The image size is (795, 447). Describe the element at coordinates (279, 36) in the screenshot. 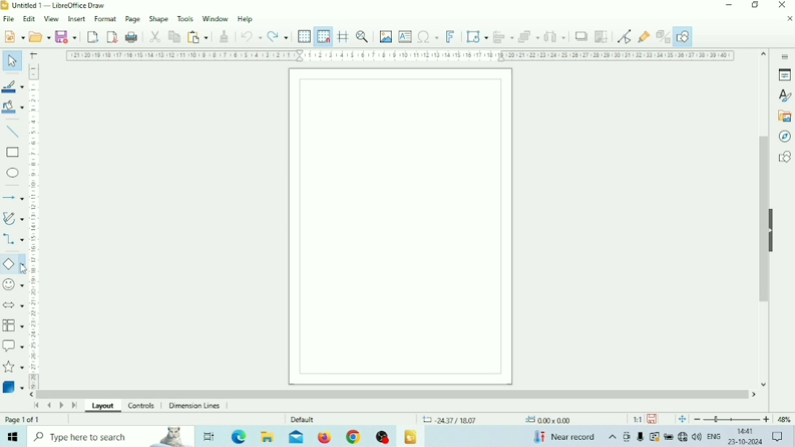

I see `Redo` at that location.